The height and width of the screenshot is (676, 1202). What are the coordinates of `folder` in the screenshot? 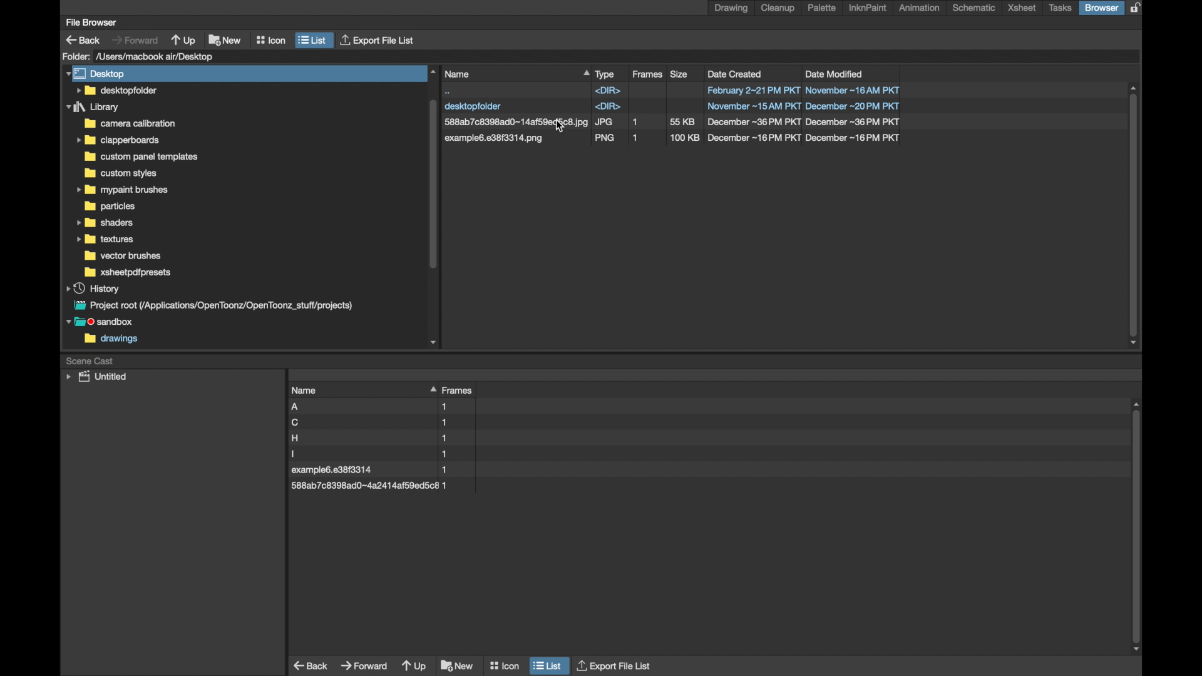 It's located at (121, 190).